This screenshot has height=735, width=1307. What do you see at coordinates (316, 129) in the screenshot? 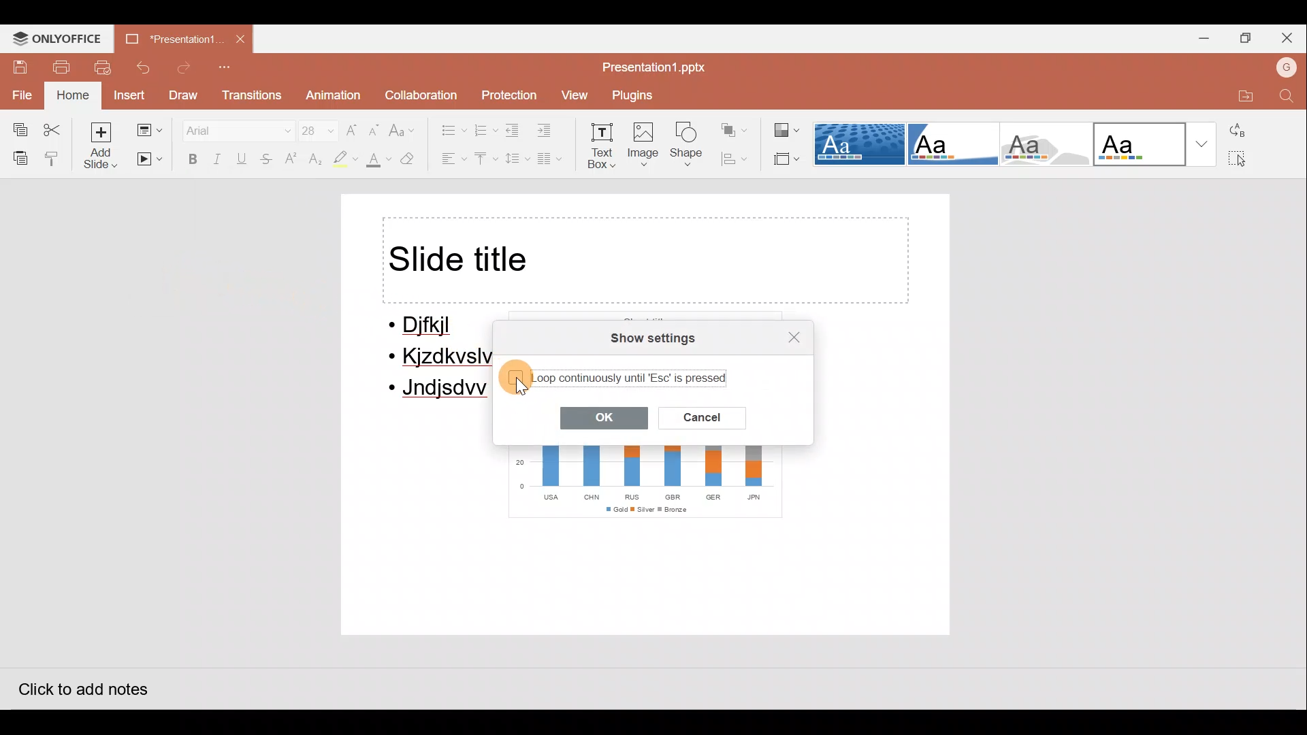
I see `Font size` at bounding box center [316, 129].